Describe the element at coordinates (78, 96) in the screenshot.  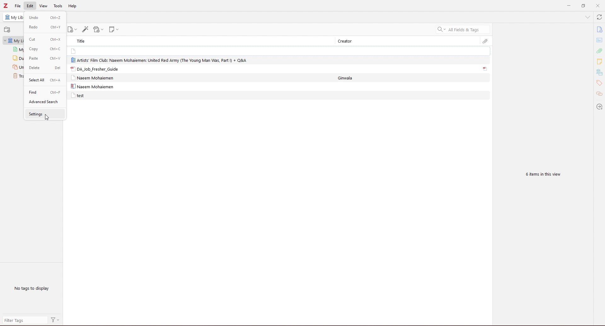
I see `test` at that location.